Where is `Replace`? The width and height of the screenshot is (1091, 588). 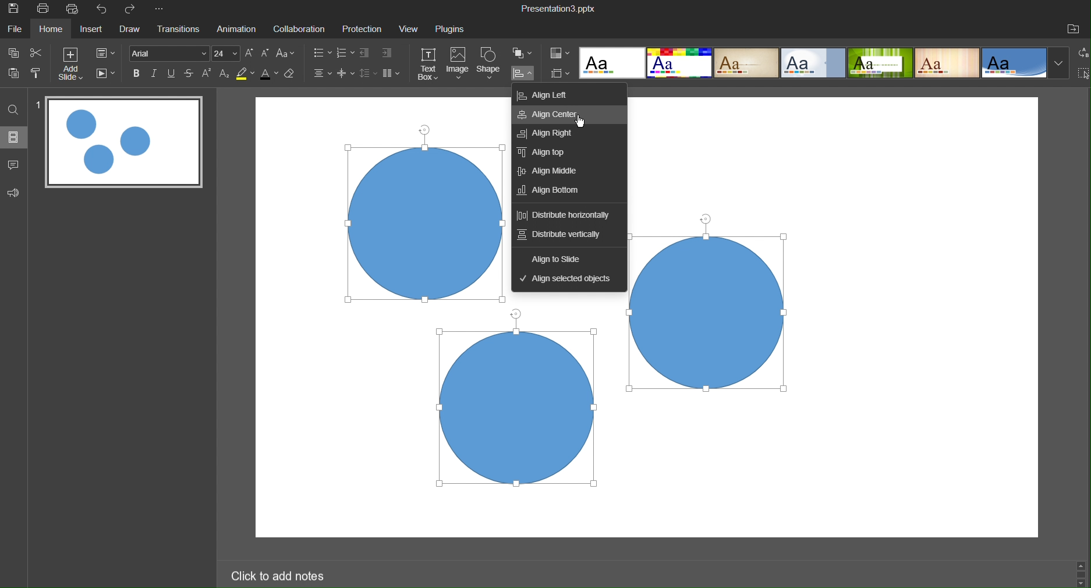
Replace is located at coordinates (1081, 55).